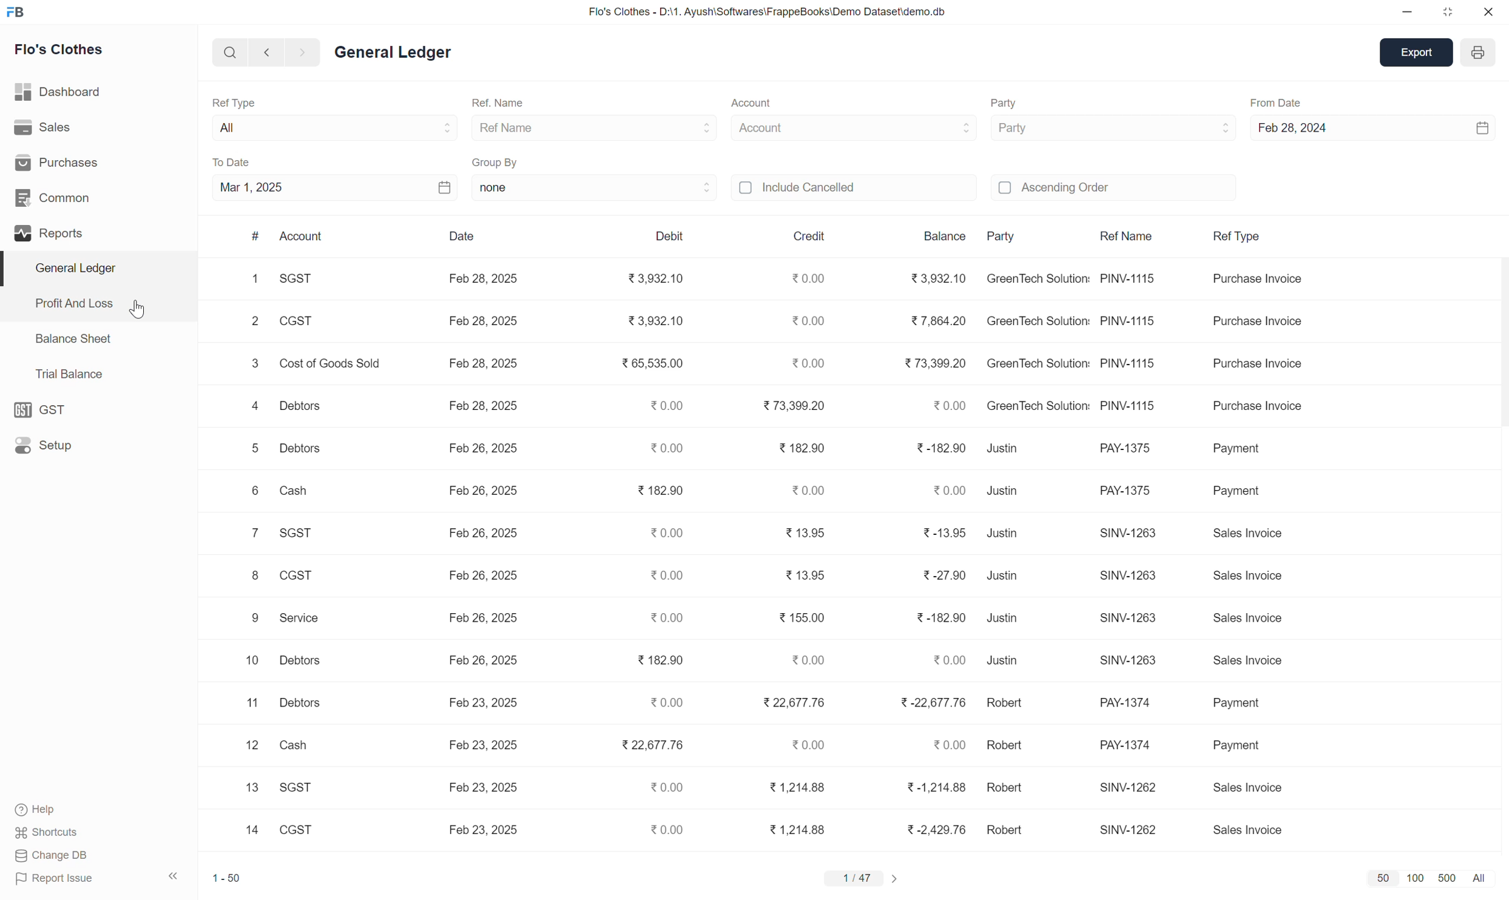 The image size is (1509, 900). I want to click on Setup, so click(51, 443).